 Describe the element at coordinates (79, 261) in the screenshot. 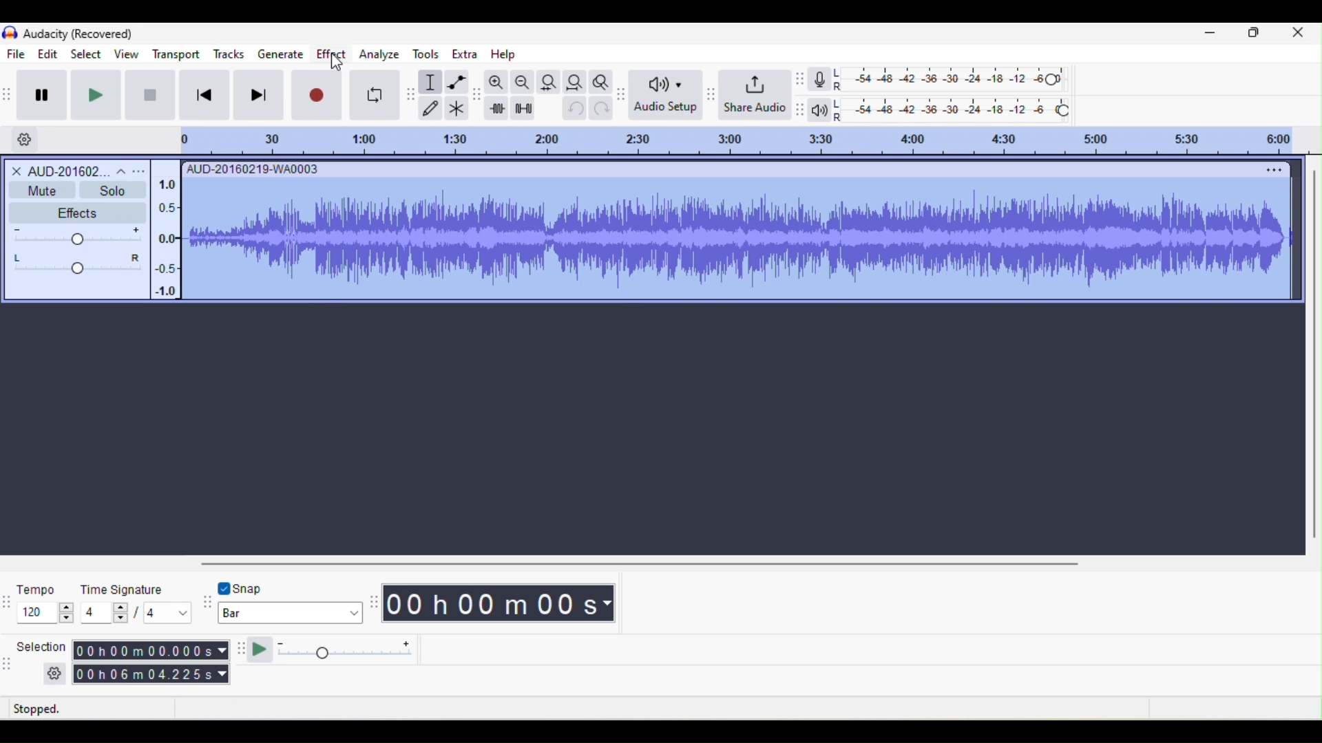

I see `pan: center` at that location.